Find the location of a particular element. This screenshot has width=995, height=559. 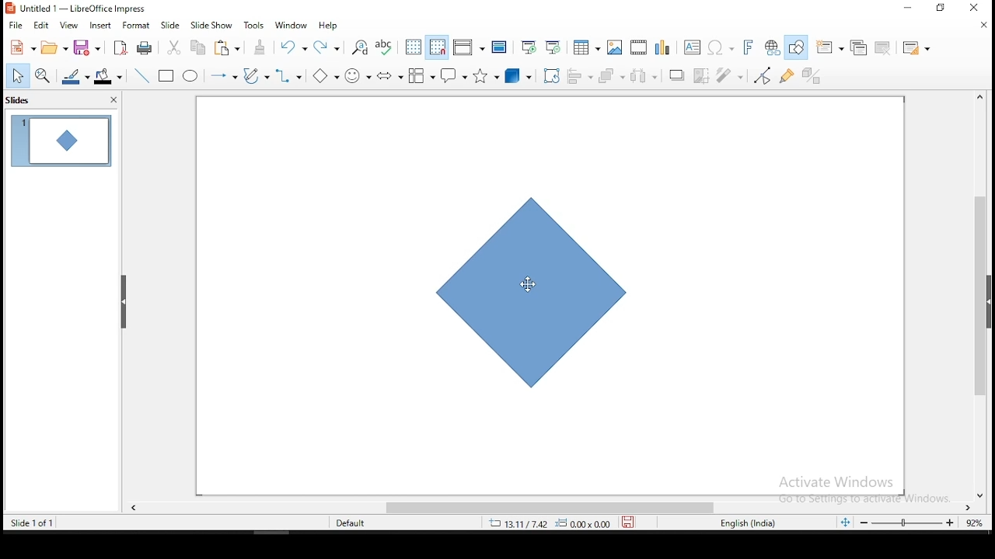

block arrows is located at coordinates (390, 77).